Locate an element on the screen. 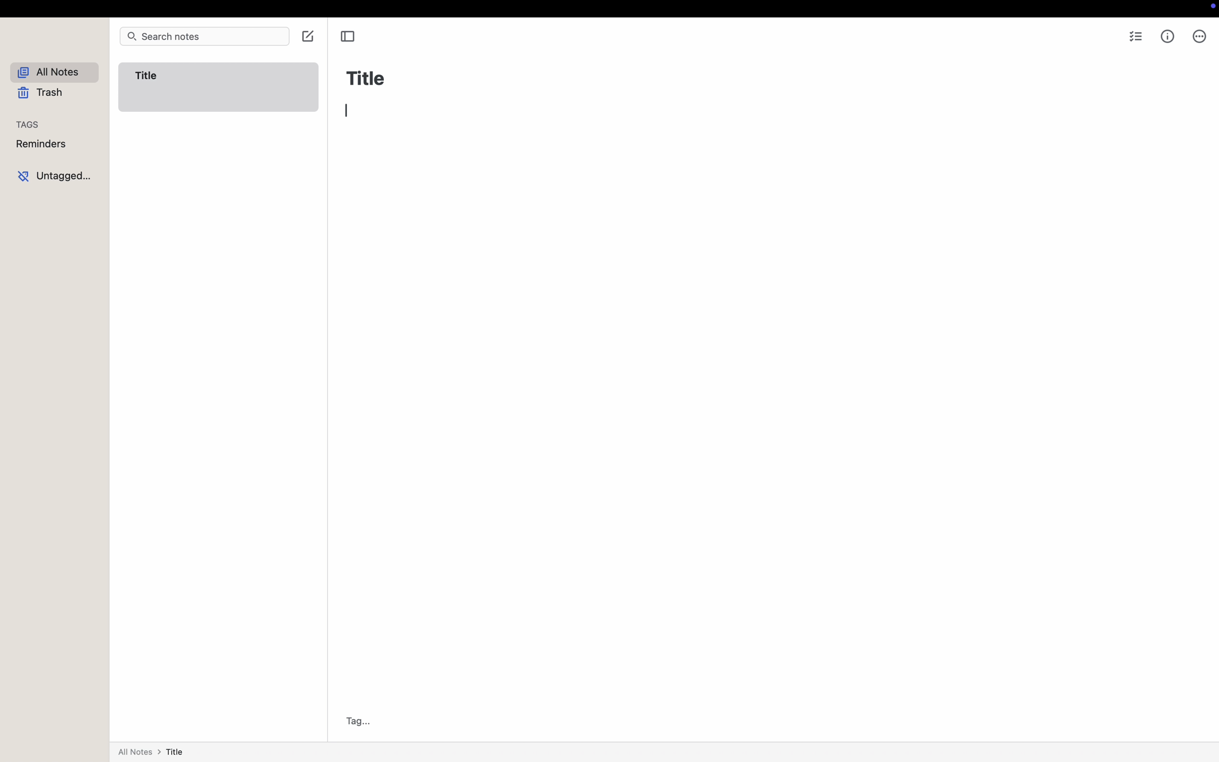  tags is located at coordinates (54, 124).